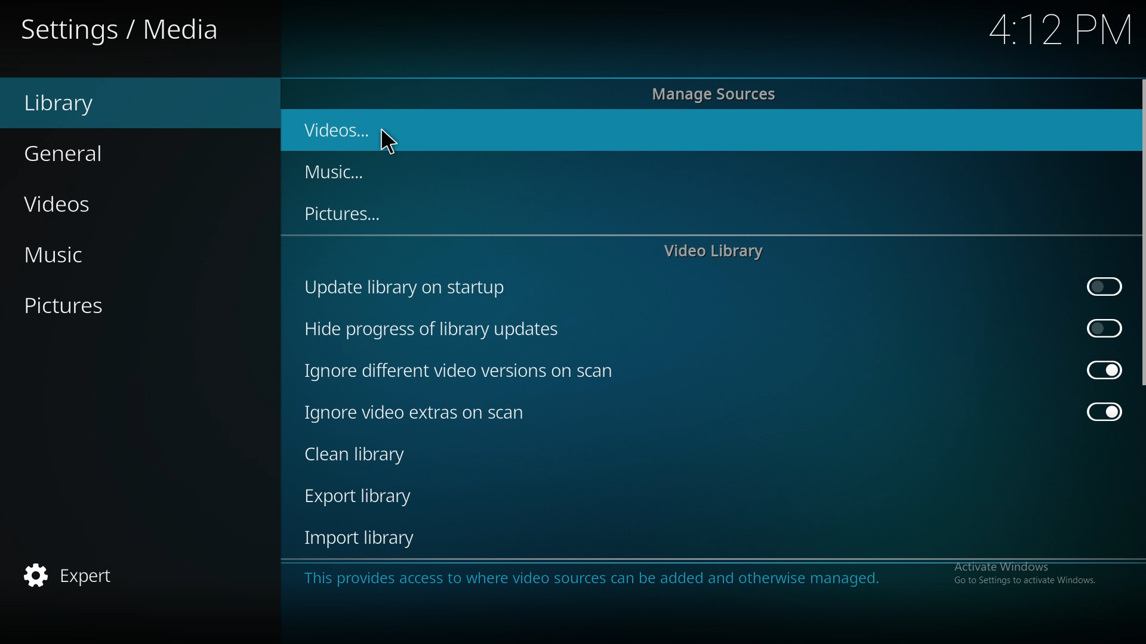  What do you see at coordinates (76, 202) in the screenshot?
I see `videos` at bounding box center [76, 202].